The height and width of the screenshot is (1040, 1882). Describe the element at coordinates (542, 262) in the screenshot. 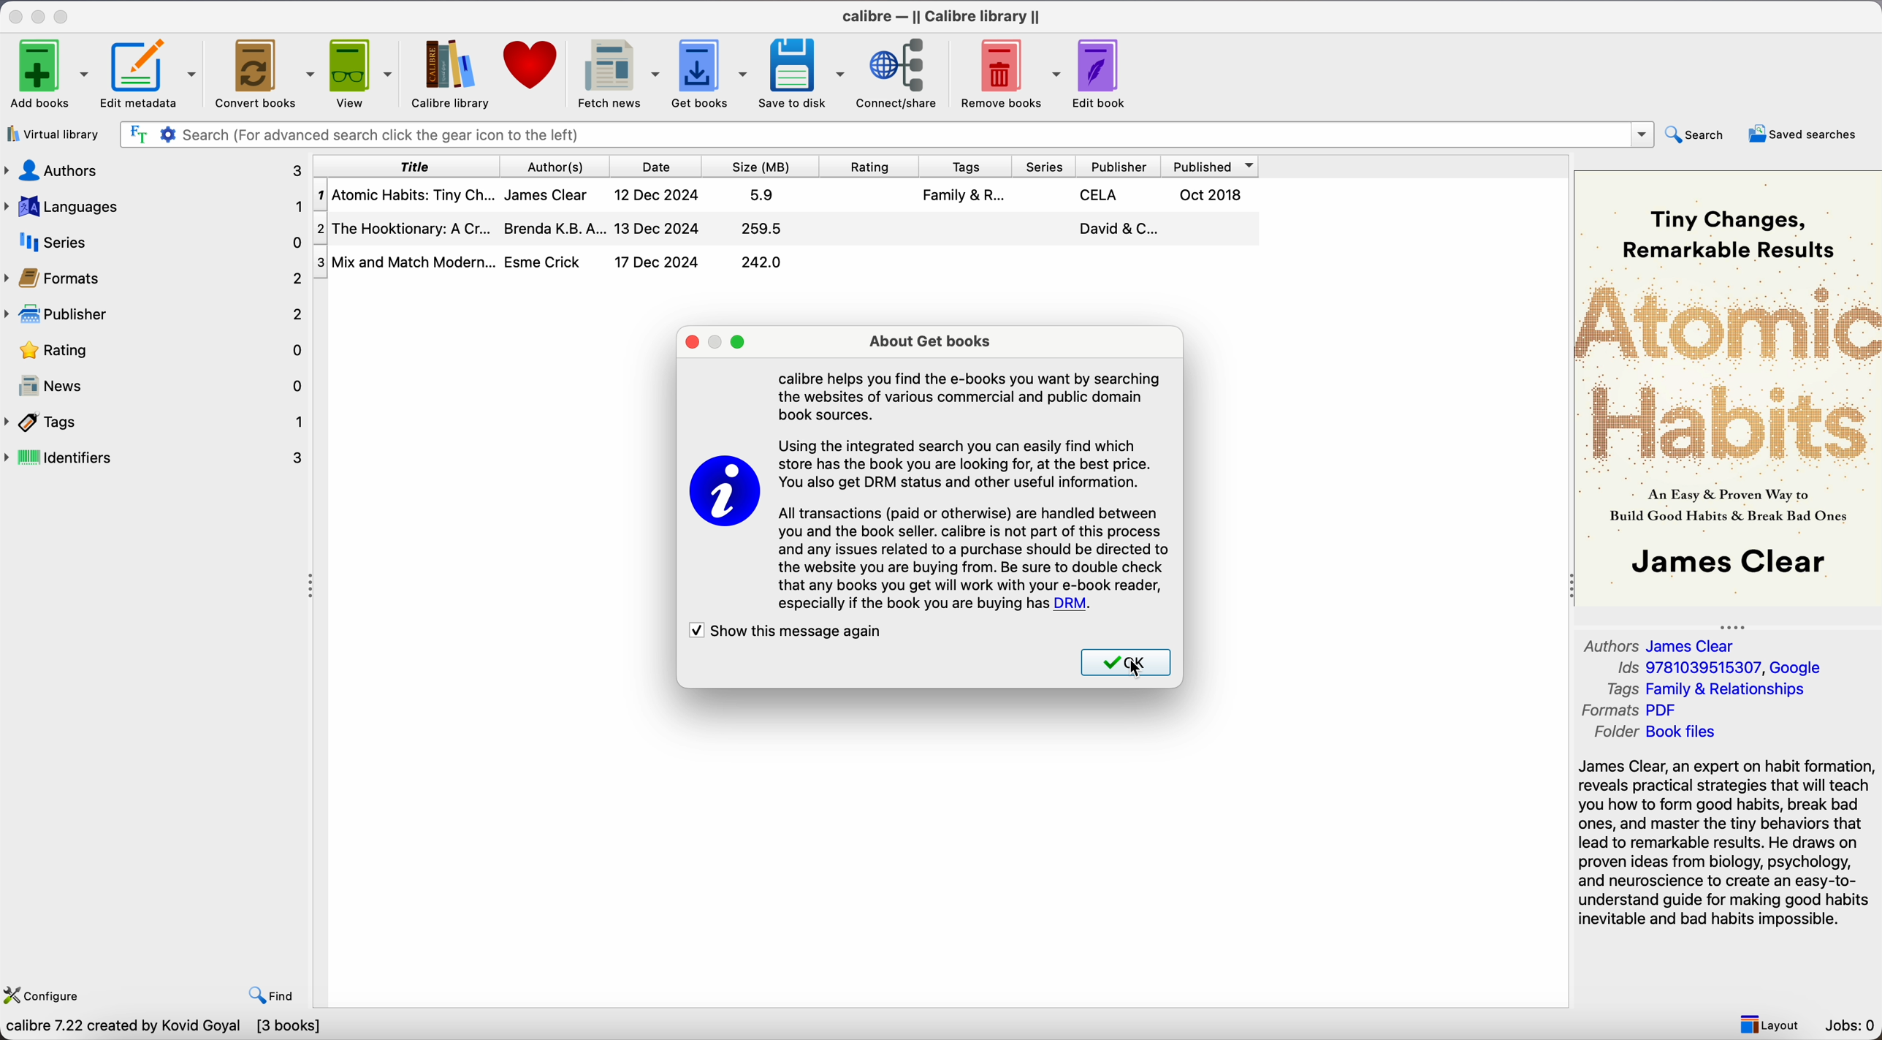

I see `Esme Crick` at that location.